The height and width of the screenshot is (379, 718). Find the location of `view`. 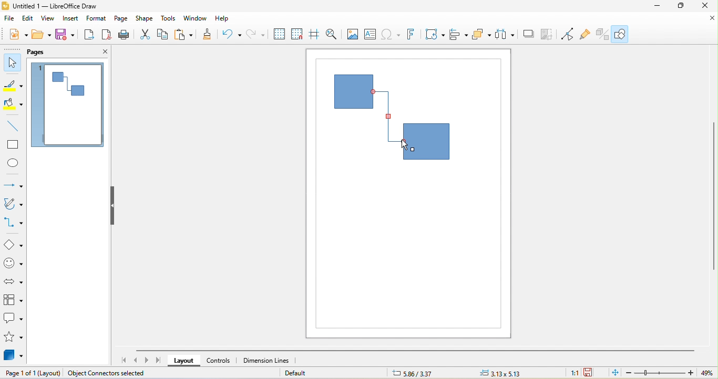

view is located at coordinates (48, 19).